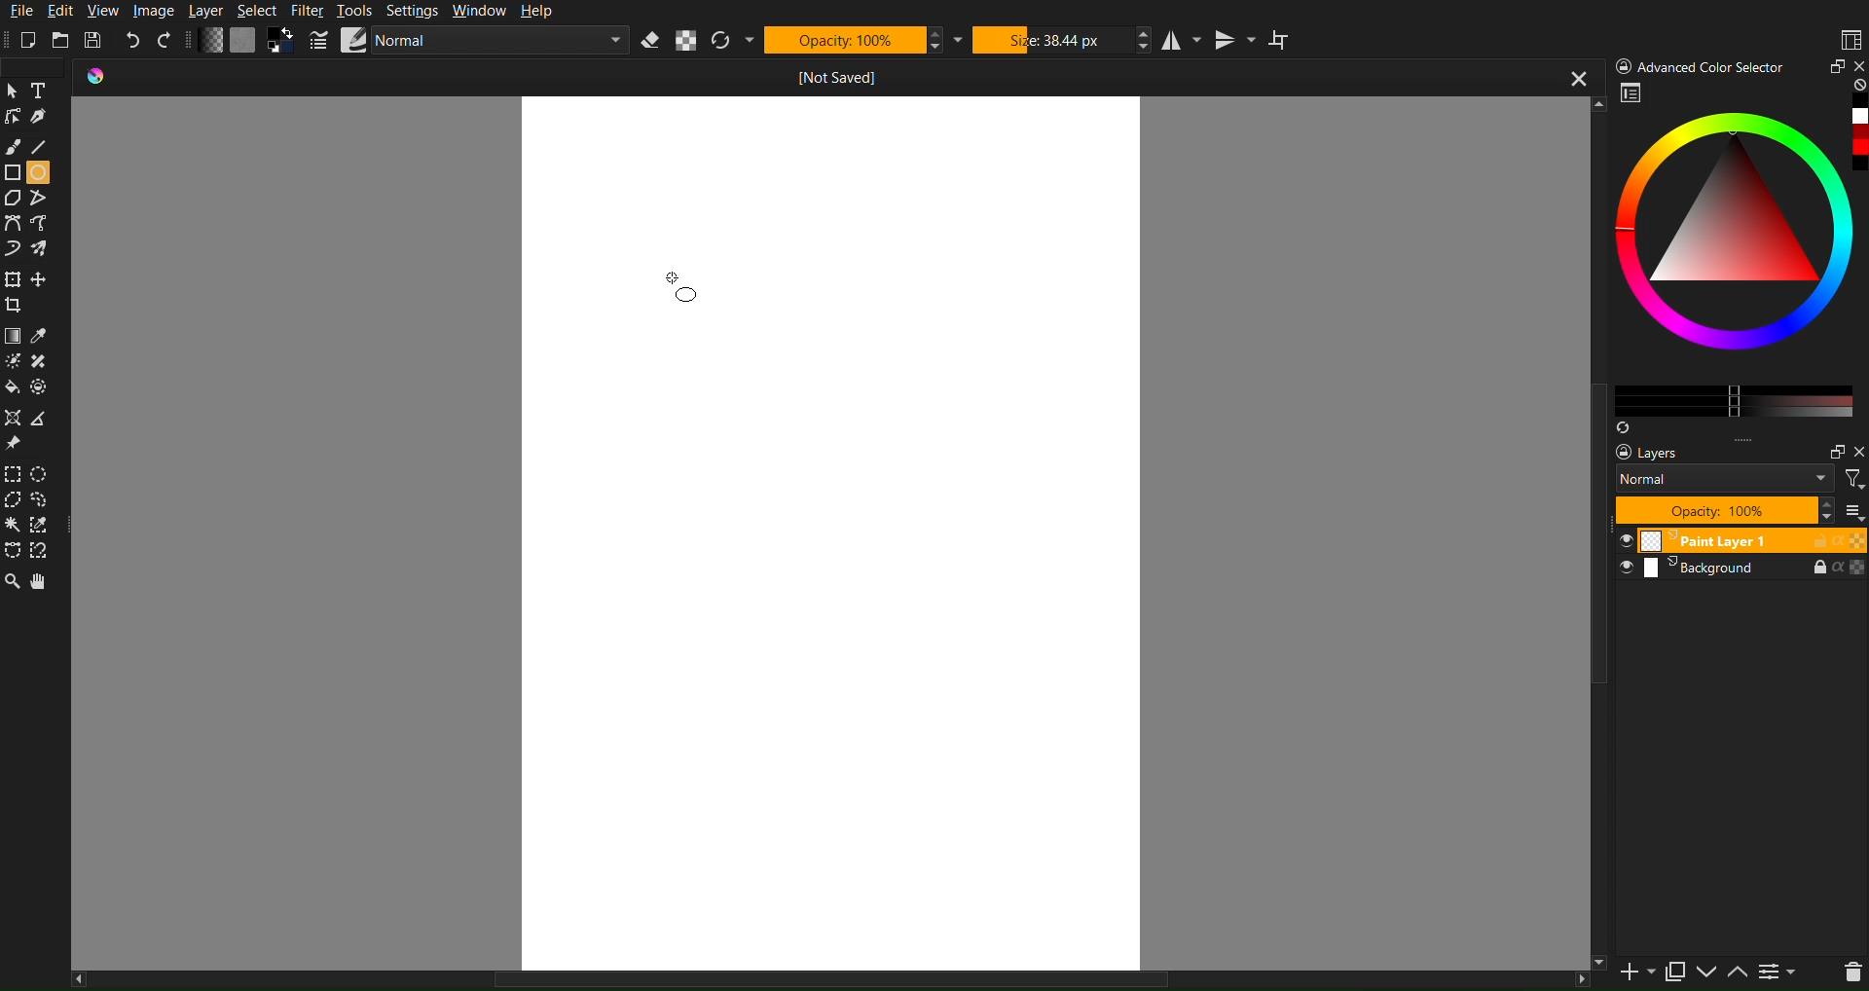 This screenshot has height=991, width=1869. Describe the element at coordinates (832, 976) in the screenshot. I see `horizontal scrollbar` at that location.